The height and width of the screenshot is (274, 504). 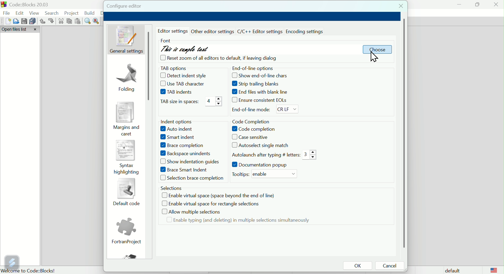 What do you see at coordinates (309, 155) in the screenshot?
I see `3` at bounding box center [309, 155].